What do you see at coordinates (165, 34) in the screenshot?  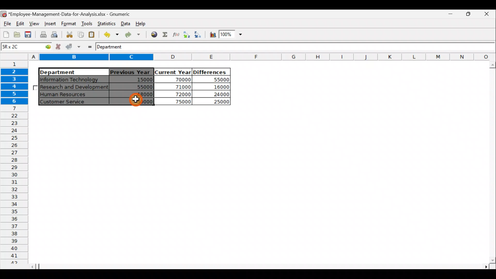 I see `Sum into the current cell` at bounding box center [165, 34].